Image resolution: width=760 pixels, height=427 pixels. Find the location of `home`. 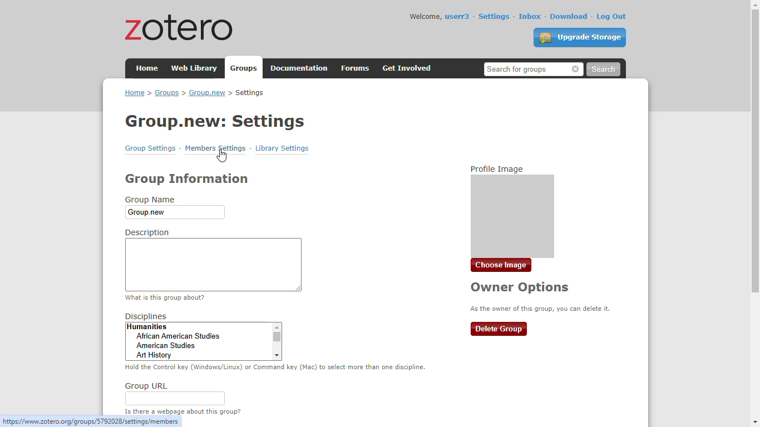

home is located at coordinates (147, 67).